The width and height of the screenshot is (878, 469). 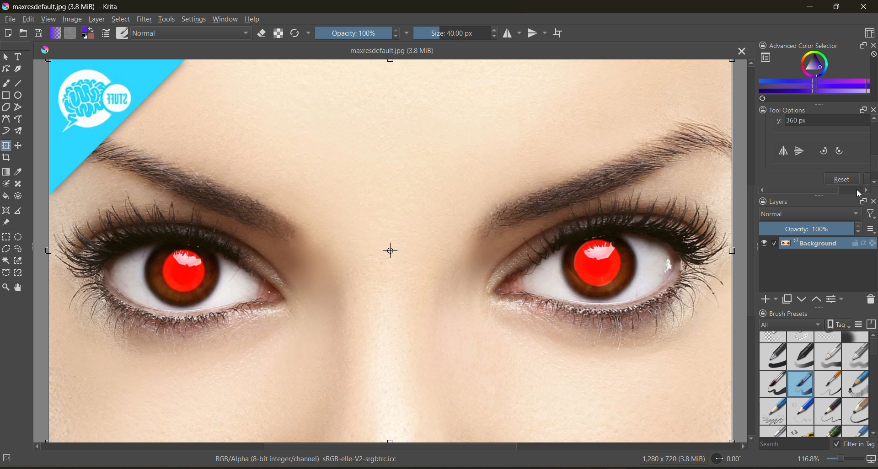 I want to click on opacity, so click(x=364, y=35).